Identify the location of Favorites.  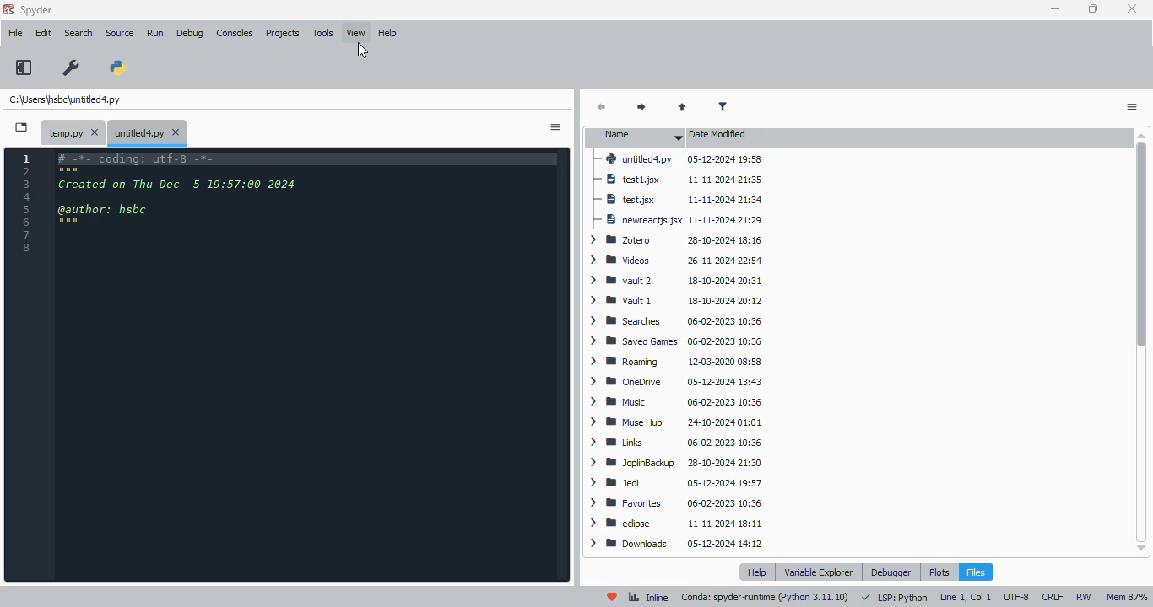
(676, 504).